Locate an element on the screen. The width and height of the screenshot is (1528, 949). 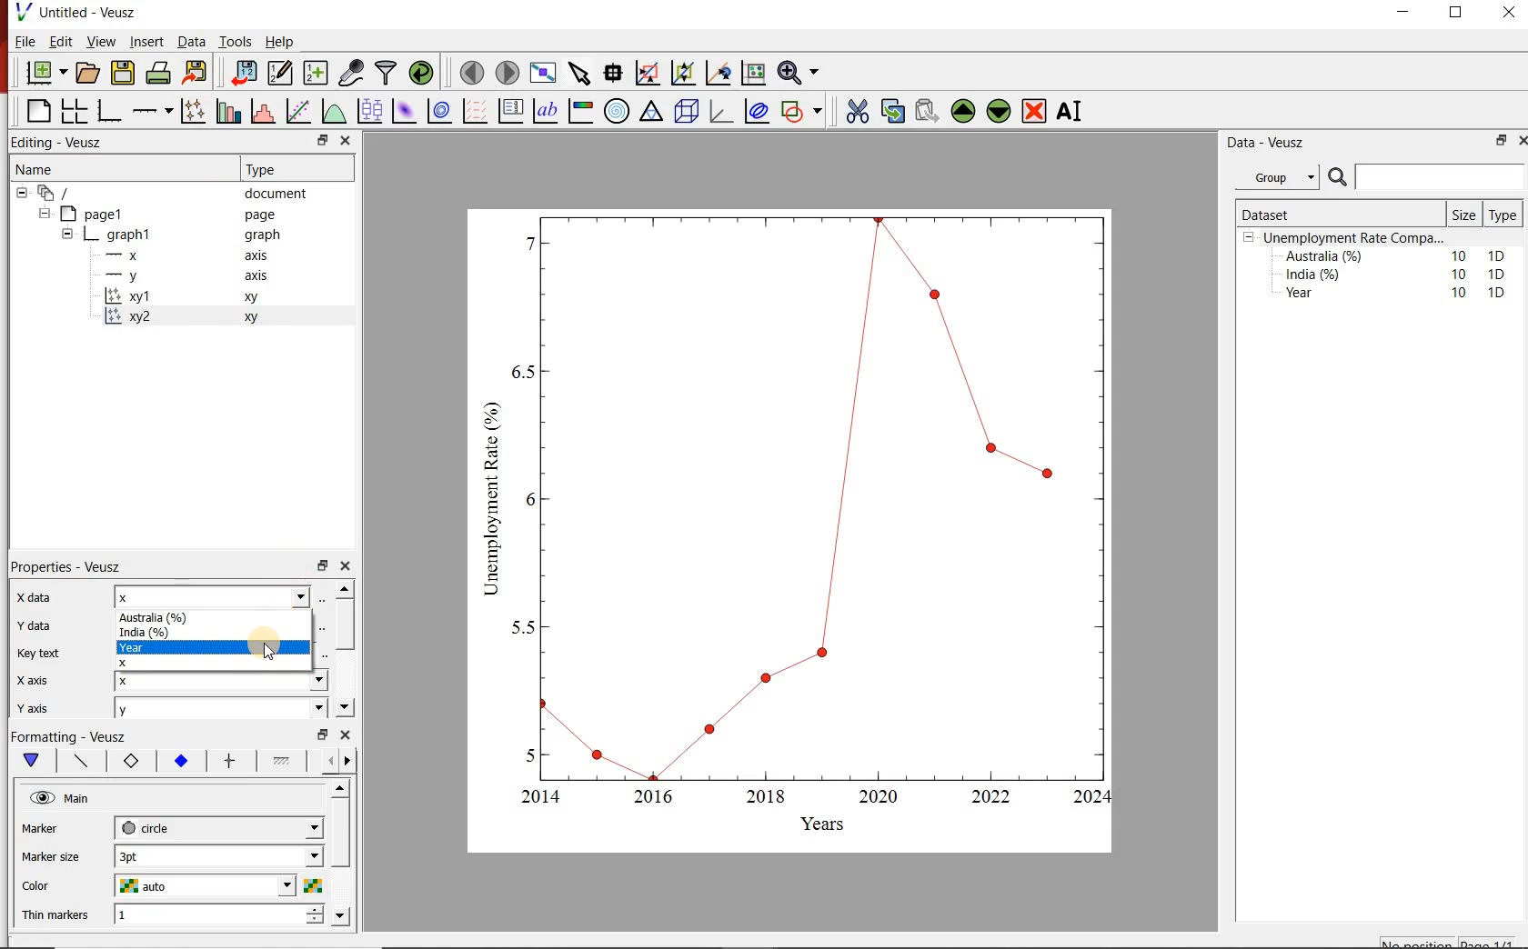
Insert is located at coordinates (146, 41).